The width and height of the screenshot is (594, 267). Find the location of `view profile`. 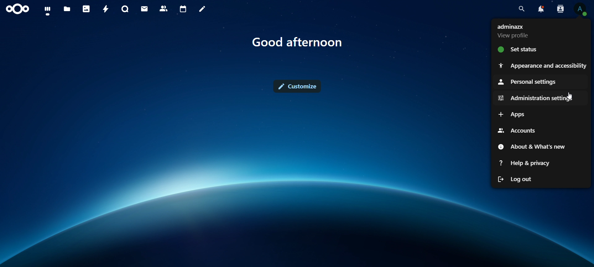

view profile is located at coordinates (518, 29).